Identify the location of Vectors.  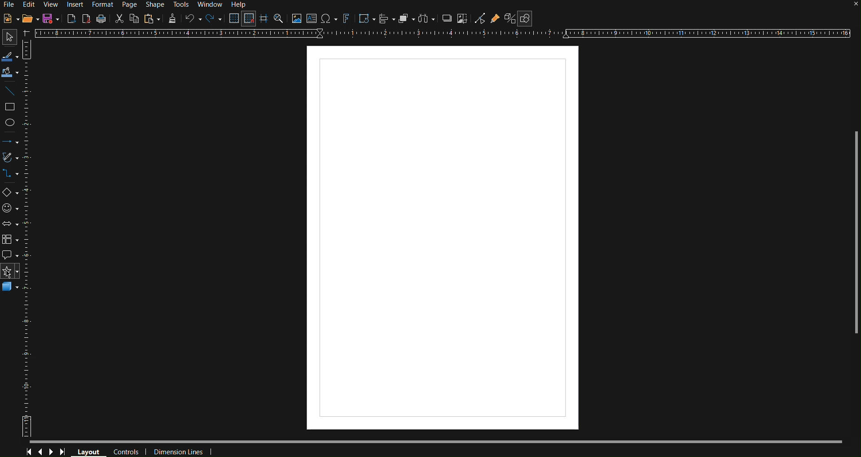
(11, 159).